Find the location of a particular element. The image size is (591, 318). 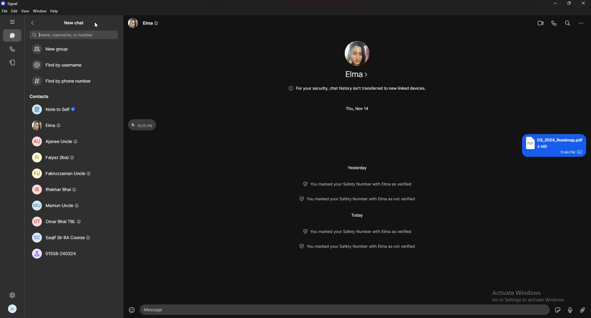

profile is located at coordinates (13, 308).